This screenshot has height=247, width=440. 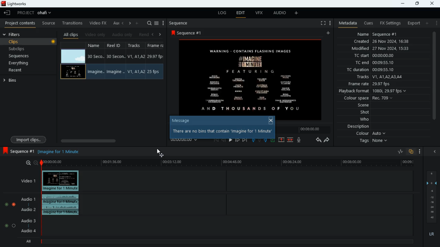 I want to click on modified, so click(x=380, y=48).